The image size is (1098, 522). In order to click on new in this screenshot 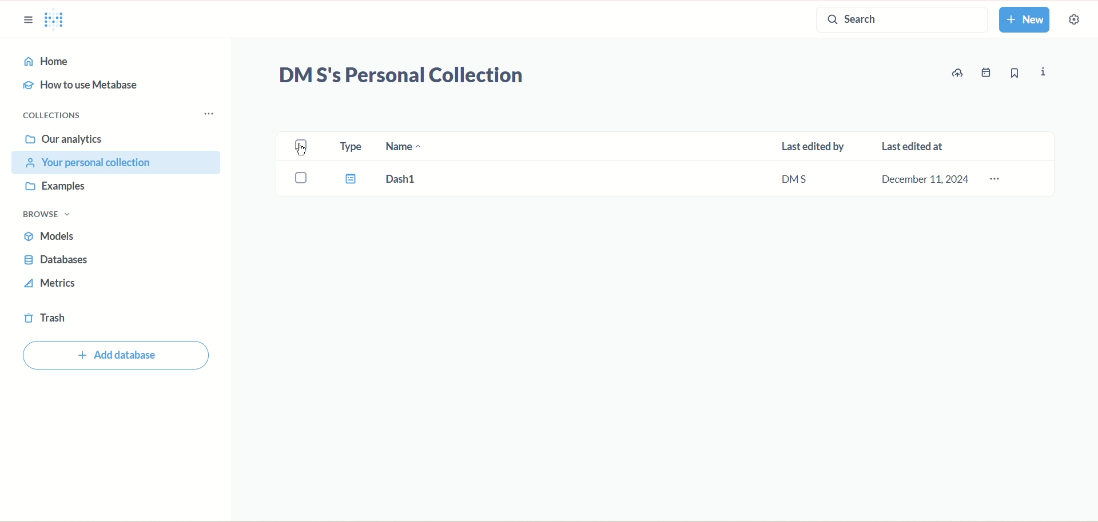, I will do `click(1024, 20)`.